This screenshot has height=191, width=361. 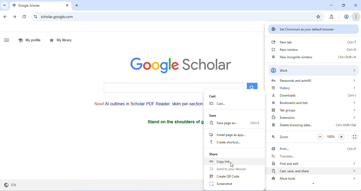 I want to click on work, so click(x=314, y=71).